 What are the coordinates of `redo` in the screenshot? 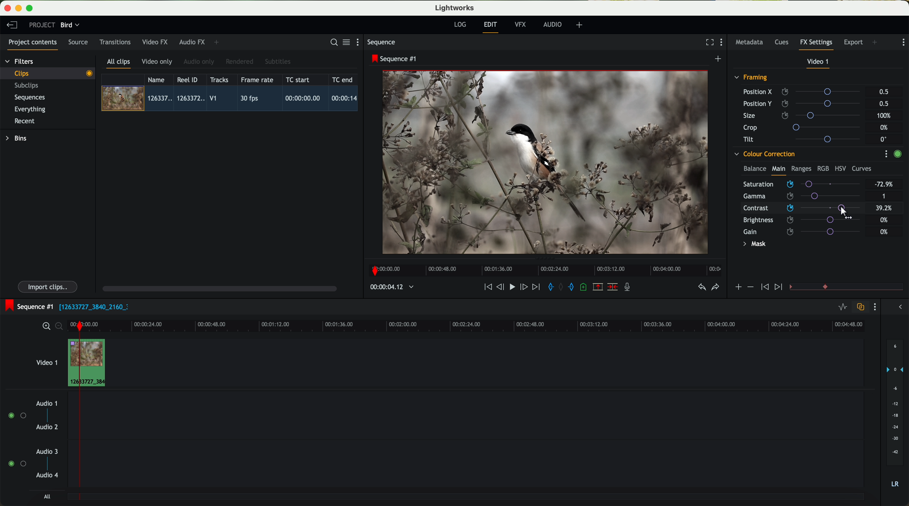 It's located at (715, 288).